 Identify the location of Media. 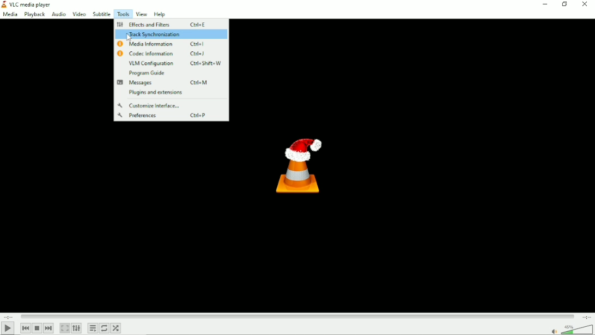
(10, 15).